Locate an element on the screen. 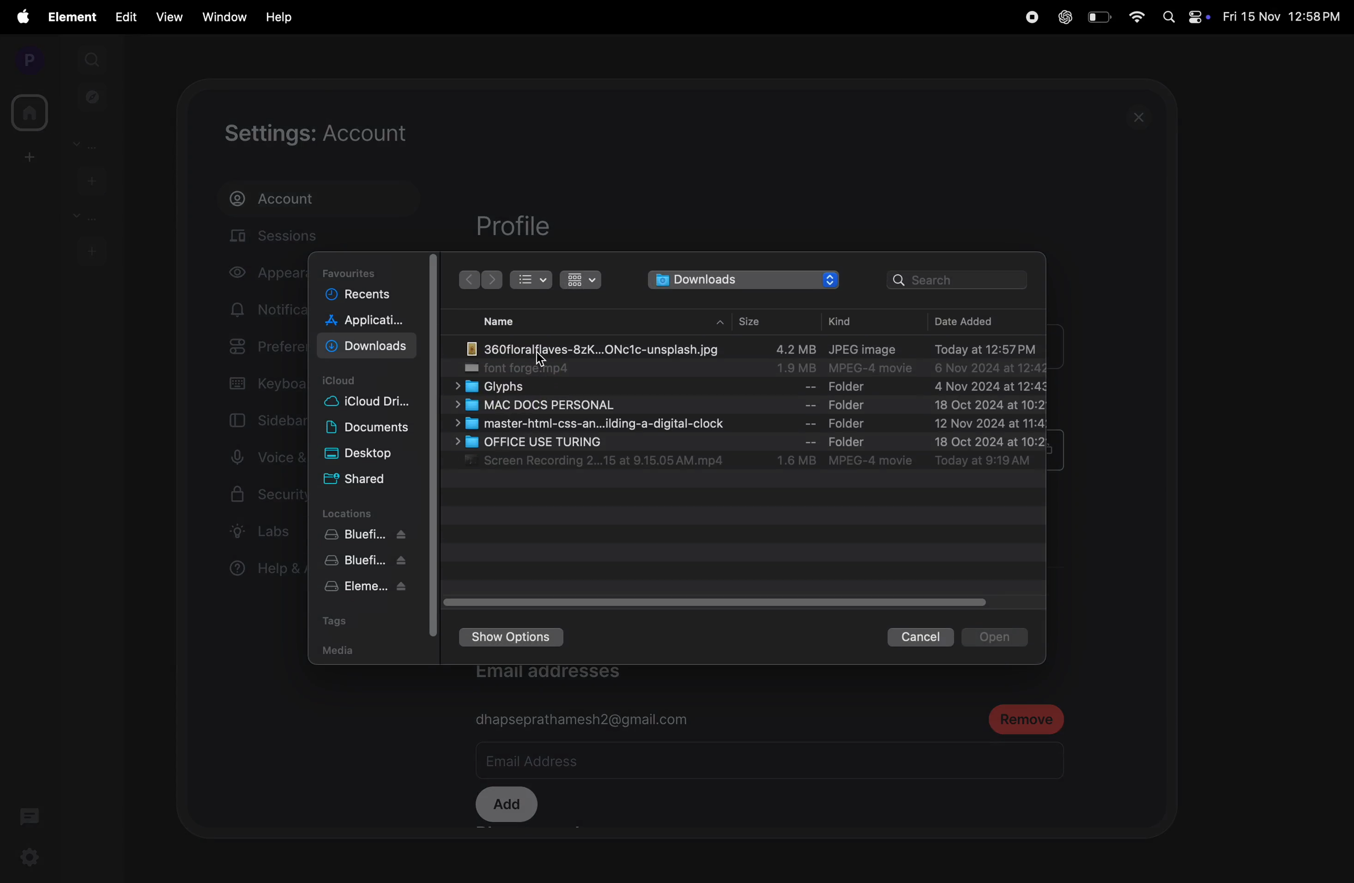 This screenshot has height=883, width=1354. threads is located at coordinates (30, 815).